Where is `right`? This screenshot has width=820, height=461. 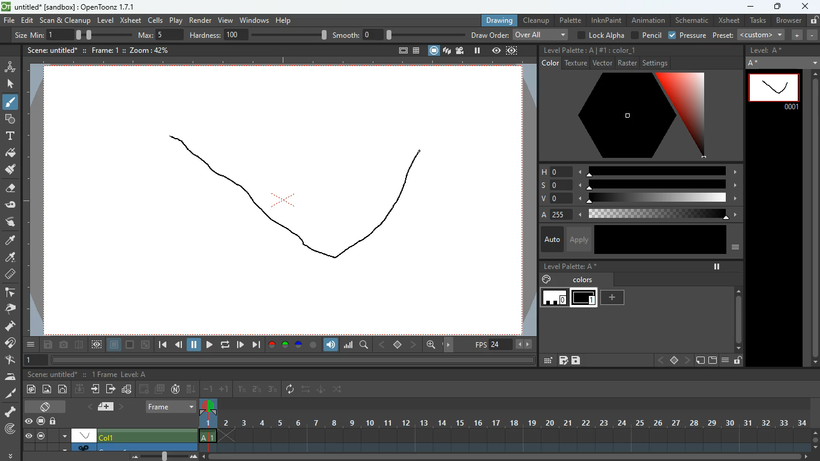
right is located at coordinates (414, 345).